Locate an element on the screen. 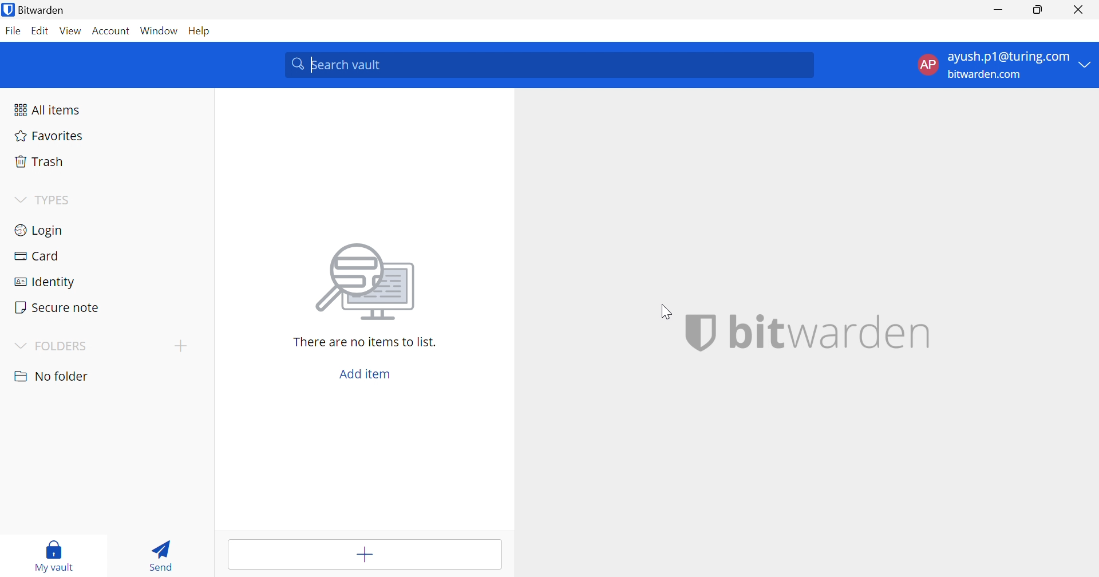 The image size is (1099, 577). Edit is located at coordinates (42, 31).